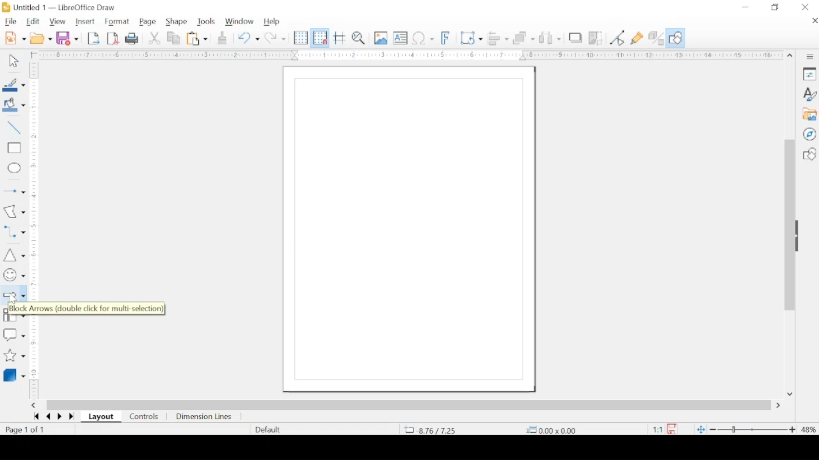 The image size is (819, 460). I want to click on window, so click(240, 21).